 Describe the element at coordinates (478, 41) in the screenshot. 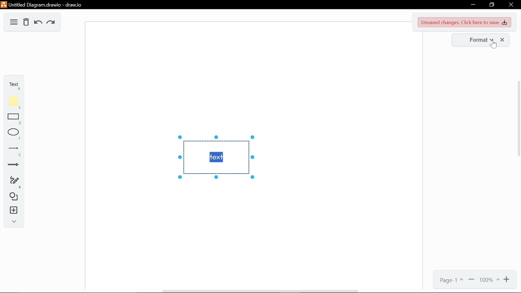

I see `format` at that location.